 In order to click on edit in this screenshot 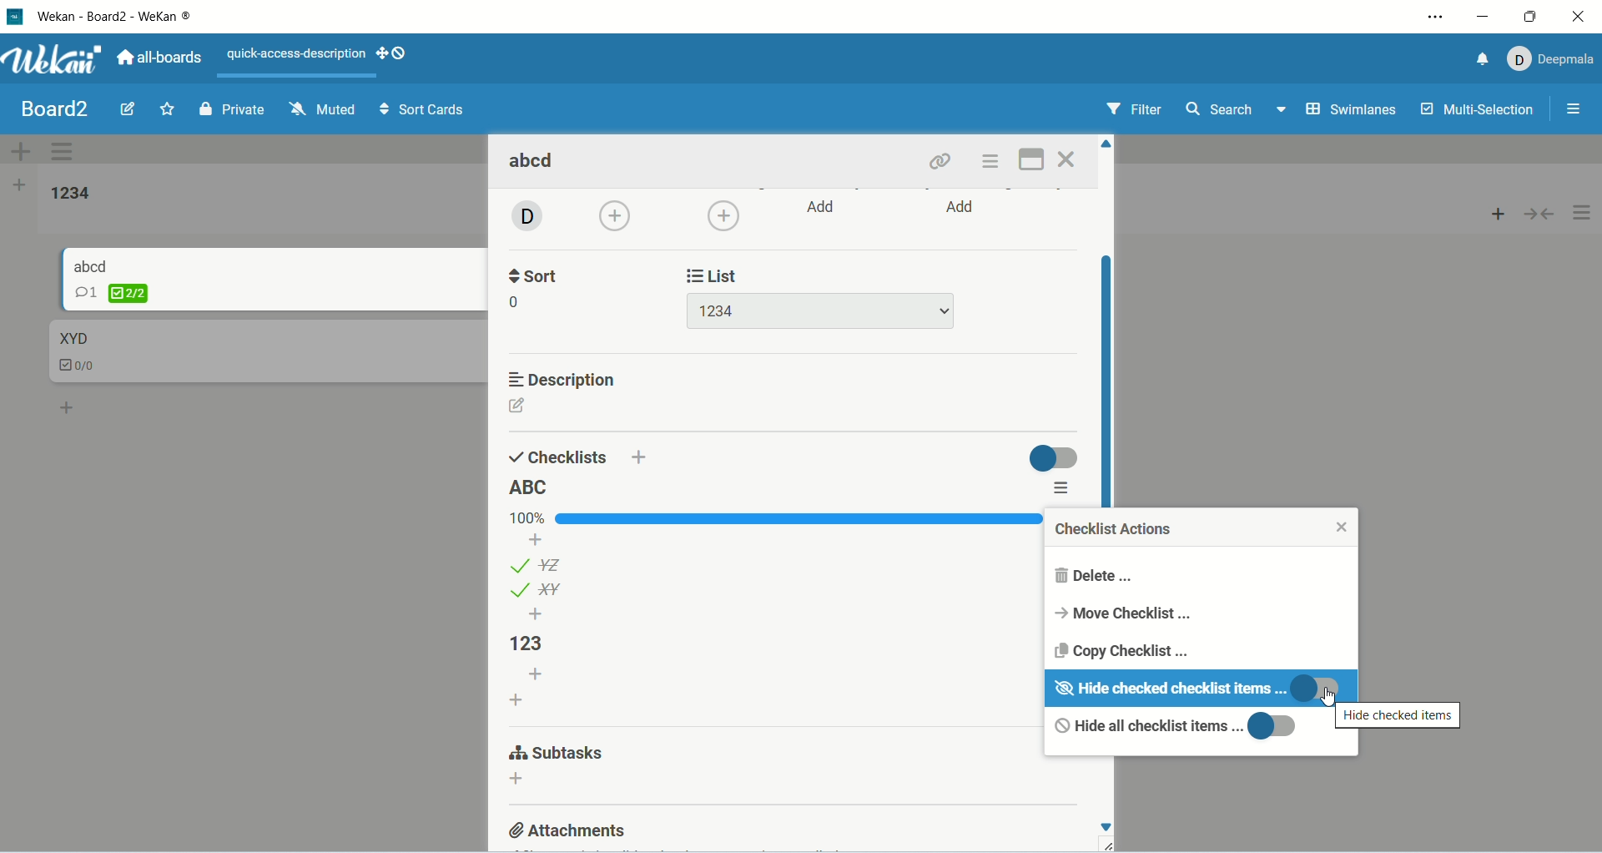, I will do `click(127, 109)`.